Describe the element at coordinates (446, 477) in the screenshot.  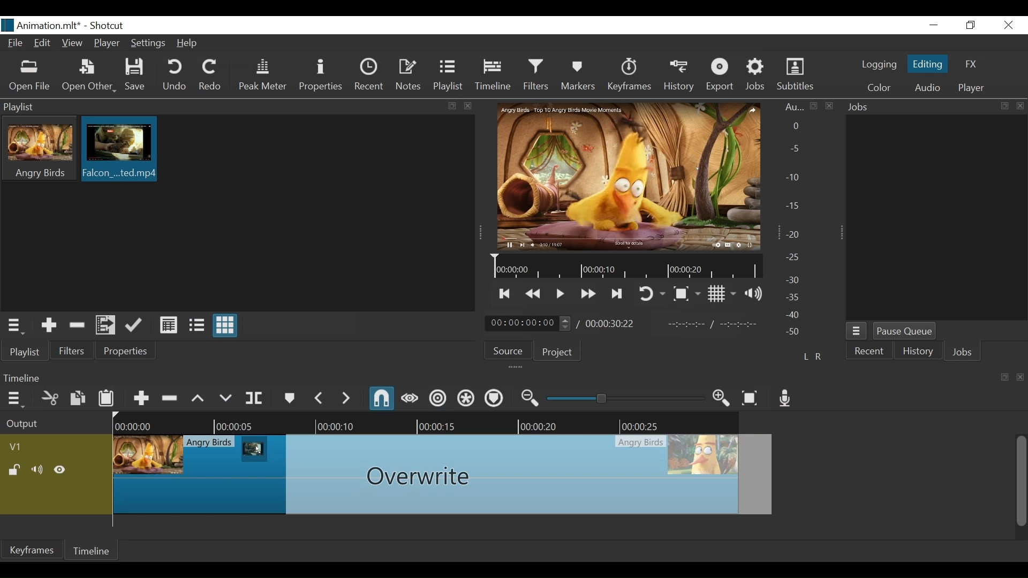
I see `Clip` at that location.